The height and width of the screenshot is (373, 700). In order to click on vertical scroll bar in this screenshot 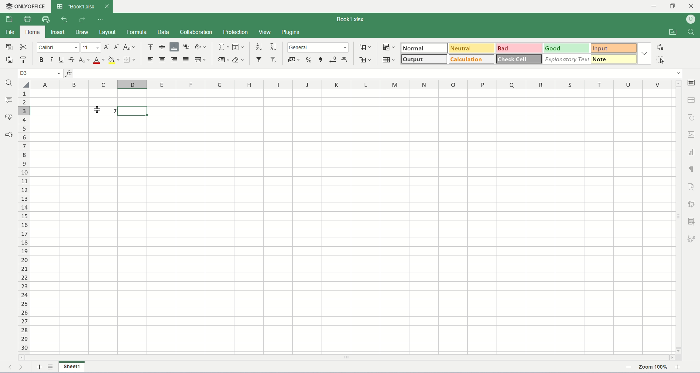, I will do `click(677, 216)`.